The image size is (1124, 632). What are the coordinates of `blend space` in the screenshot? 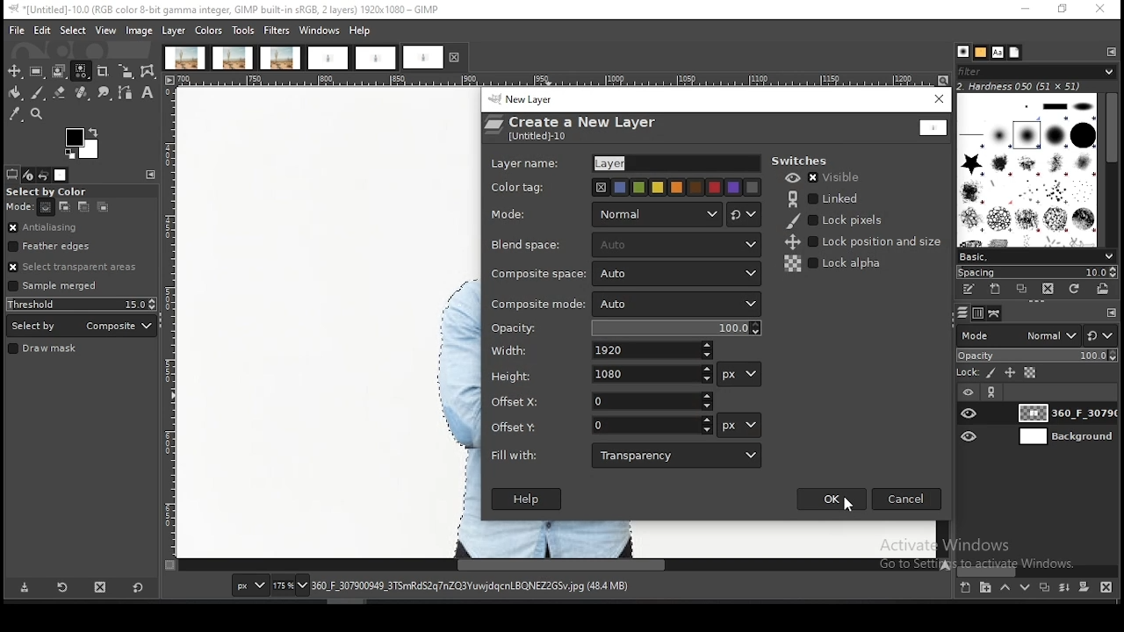 It's located at (526, 247).